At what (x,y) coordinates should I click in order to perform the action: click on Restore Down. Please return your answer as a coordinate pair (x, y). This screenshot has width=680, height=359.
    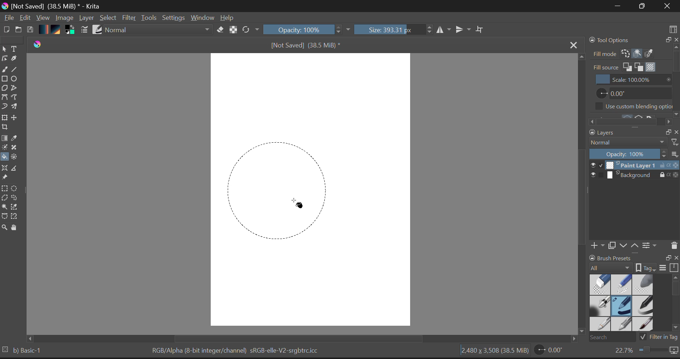
    Looking at the image, I should click on (617, 6).